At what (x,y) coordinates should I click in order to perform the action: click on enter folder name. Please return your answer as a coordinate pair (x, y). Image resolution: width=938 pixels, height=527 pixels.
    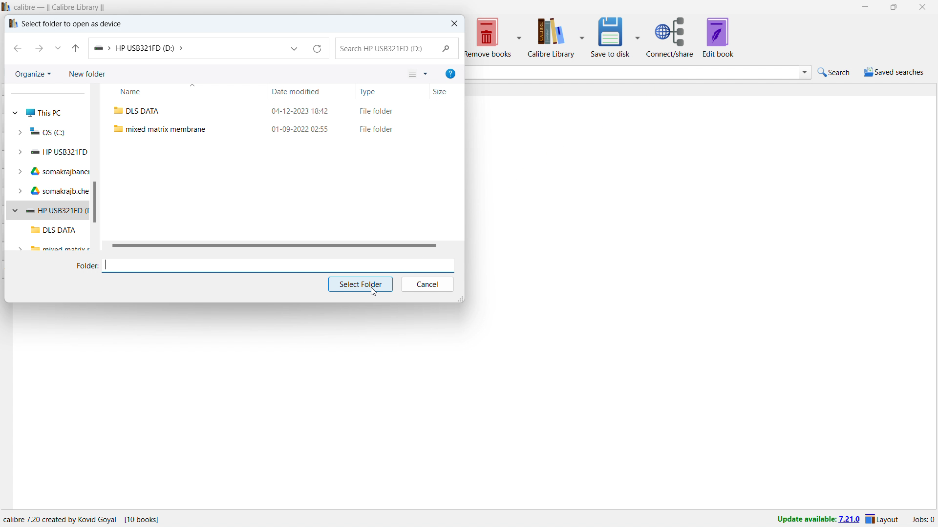
    Looking at the image, I should click on (278, 265).